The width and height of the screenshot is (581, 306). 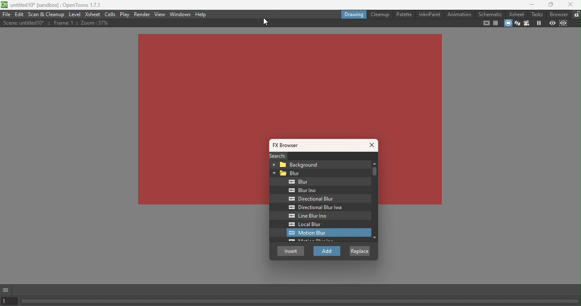 What do you see at coordinates (6, 14) in the screenshot?
I see `File` at bounding box center [6, 14].